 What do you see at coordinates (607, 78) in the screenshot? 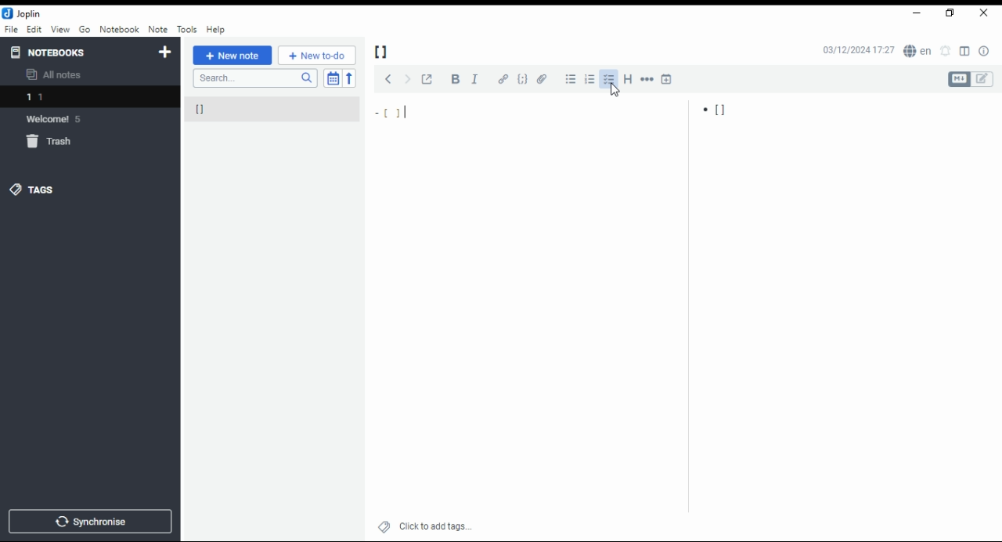
I see `checkbox list` at bounding box center [607, 78].